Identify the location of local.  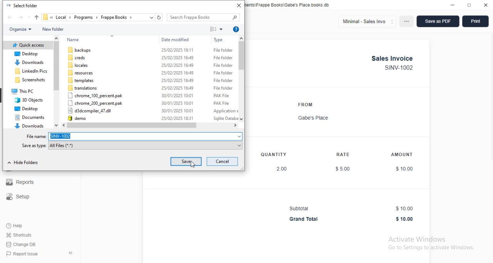
(61, 17).